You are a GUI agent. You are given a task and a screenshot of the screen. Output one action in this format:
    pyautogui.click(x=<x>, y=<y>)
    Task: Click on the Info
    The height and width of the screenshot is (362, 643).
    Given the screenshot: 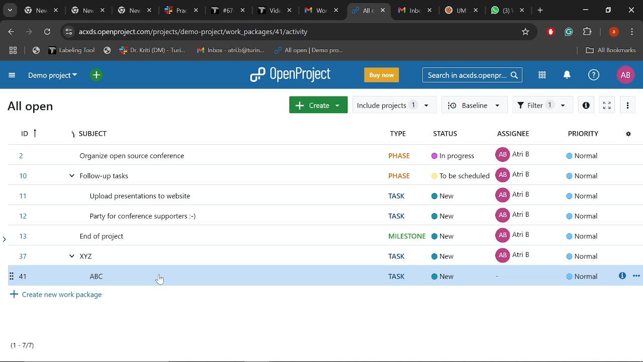 What is the action you would take?
    pyautogui.click(x=585, y=105)
    